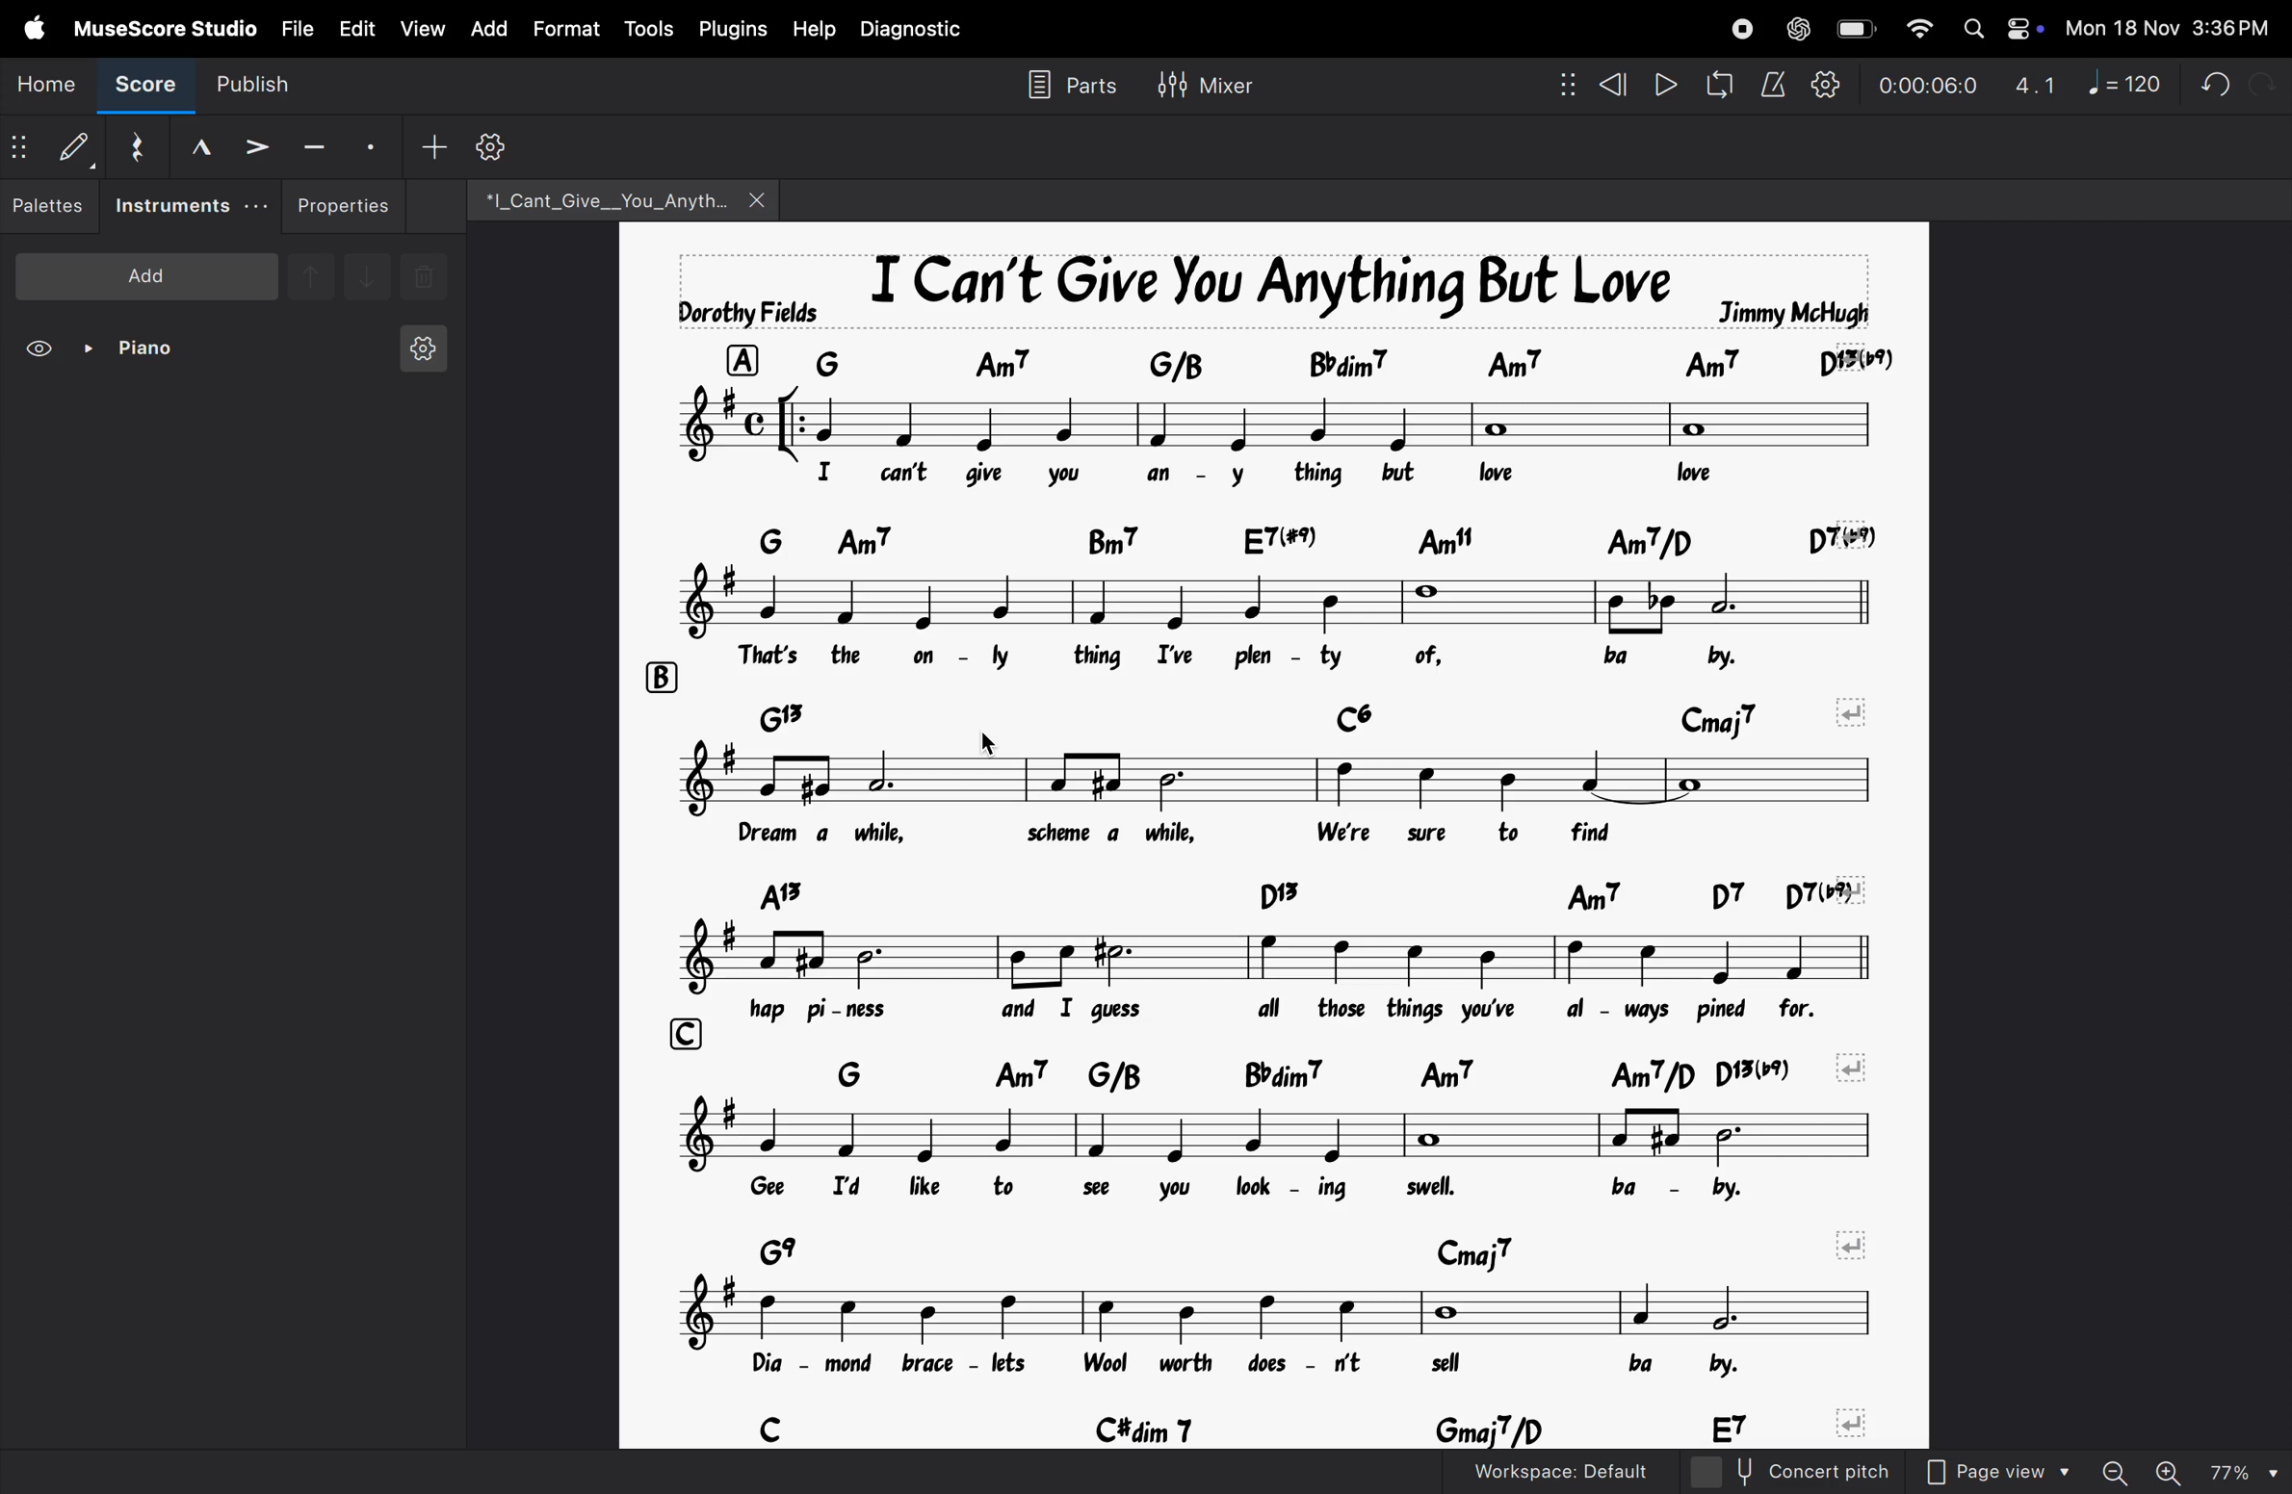 This screenshot has height=1494, width=2292. What do you see at coordinates (1853, 28) in the screenshot?
I see `battery` at bounding box center [1853, 28].